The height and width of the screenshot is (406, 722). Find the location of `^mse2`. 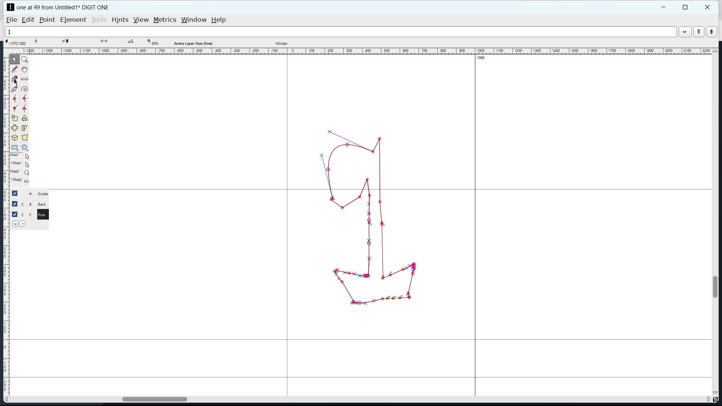

^mse2 is located at coordinates (21, 181).